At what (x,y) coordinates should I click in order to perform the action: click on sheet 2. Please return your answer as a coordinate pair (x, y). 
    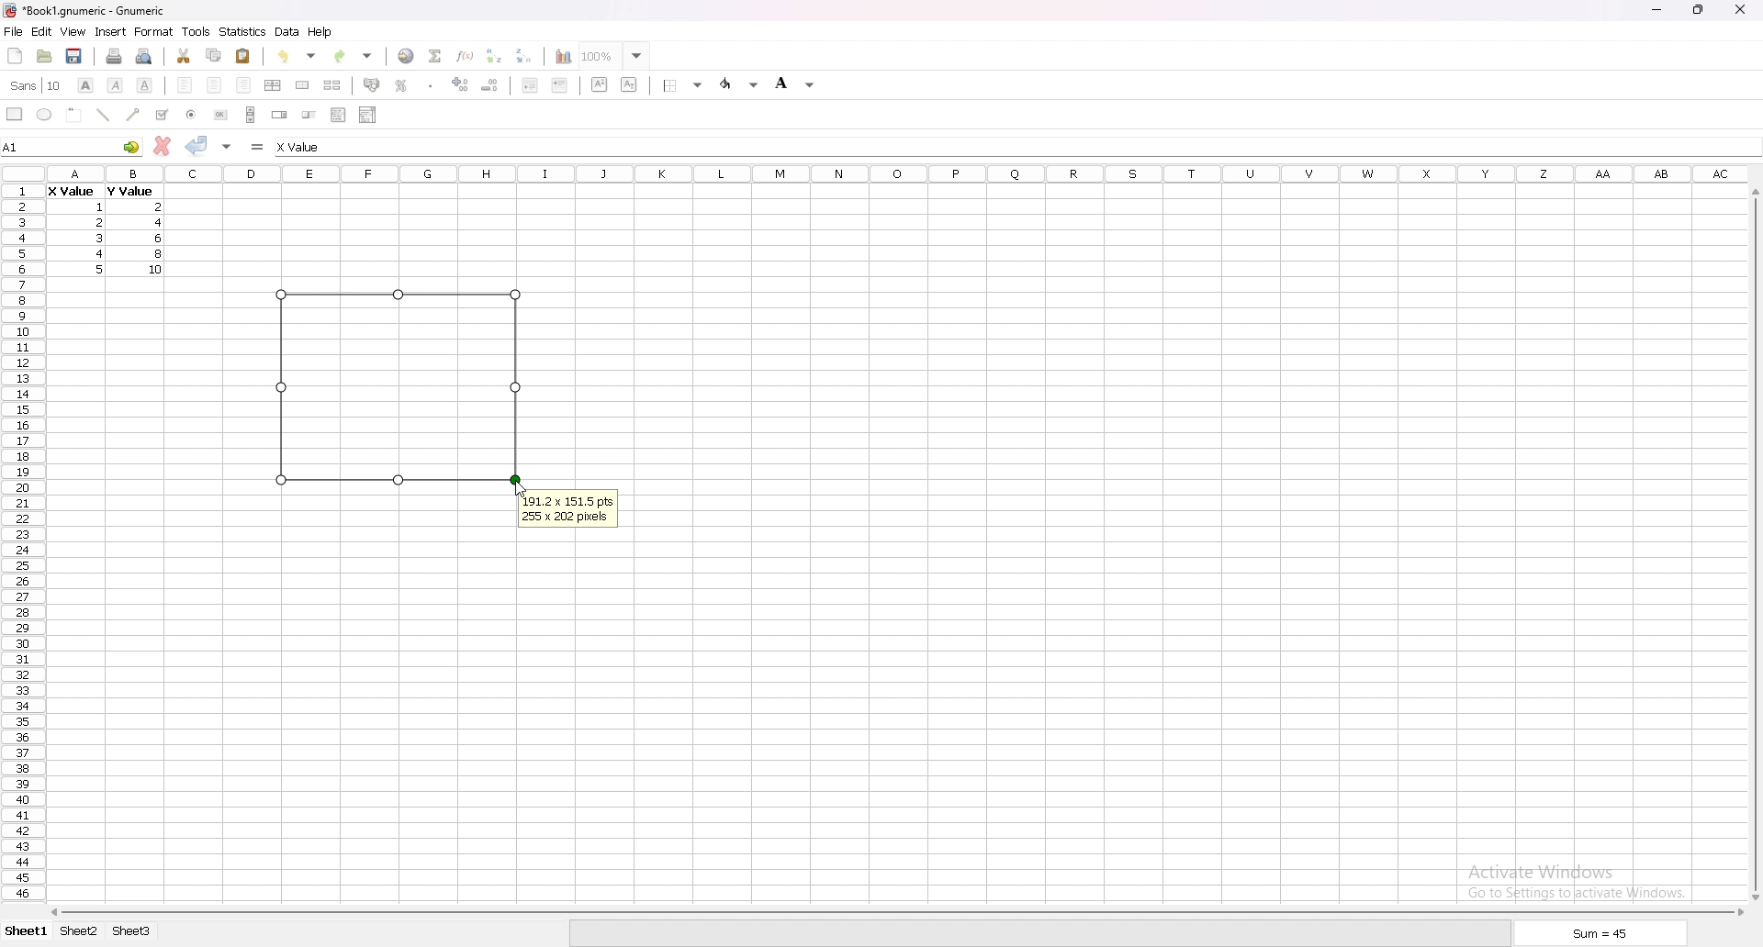
    Looking at the image, I should click on (80, 932).